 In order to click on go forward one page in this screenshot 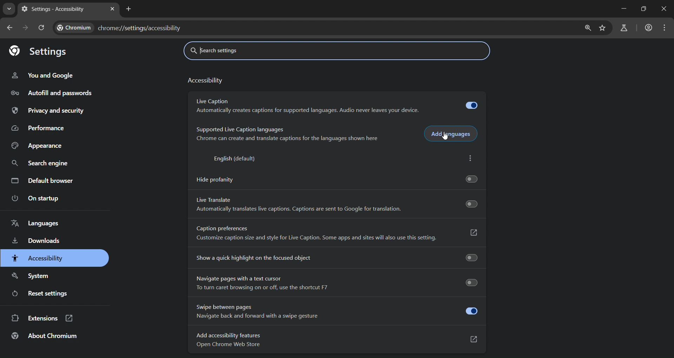, I will do `click(27, 28)`.